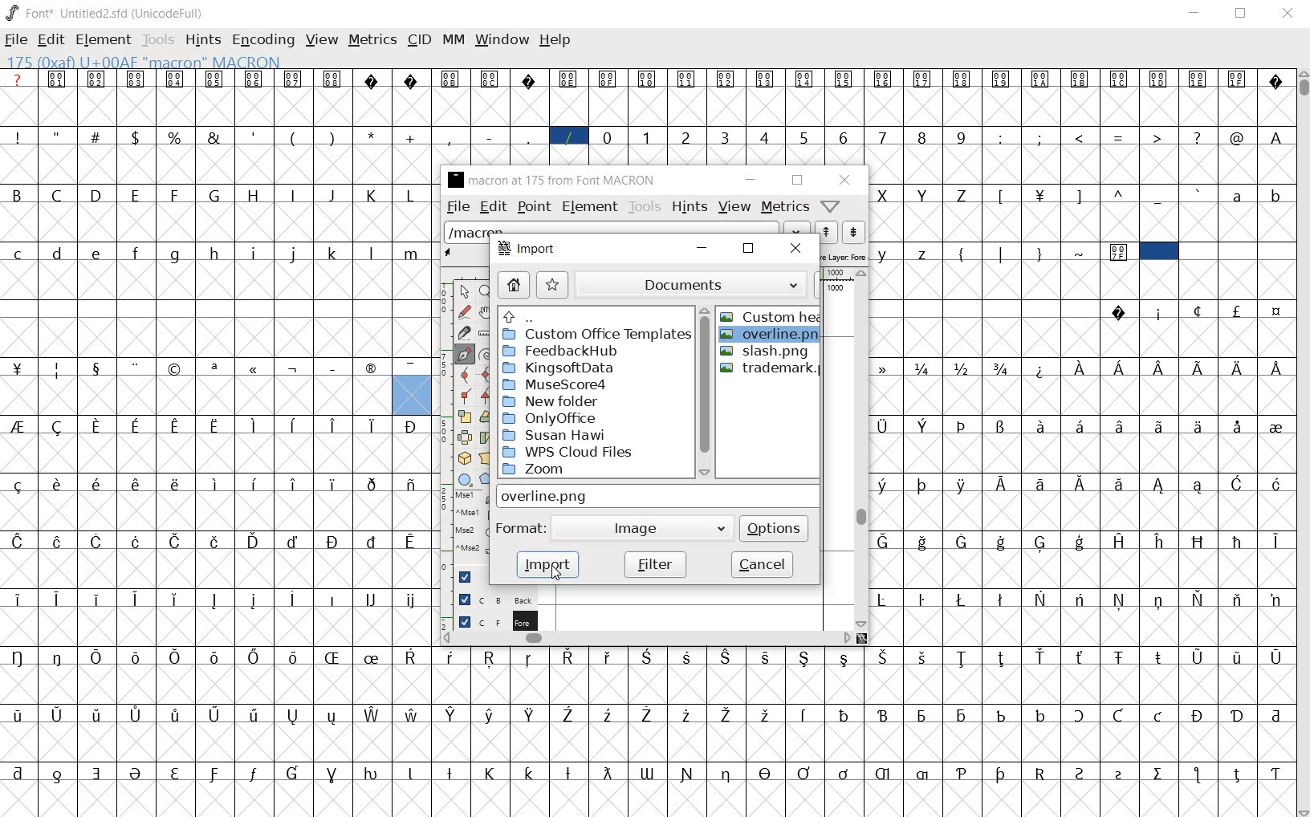  Describe the element at coordinates (59, 80) in the screenshot. I see `Symbol` at that location.